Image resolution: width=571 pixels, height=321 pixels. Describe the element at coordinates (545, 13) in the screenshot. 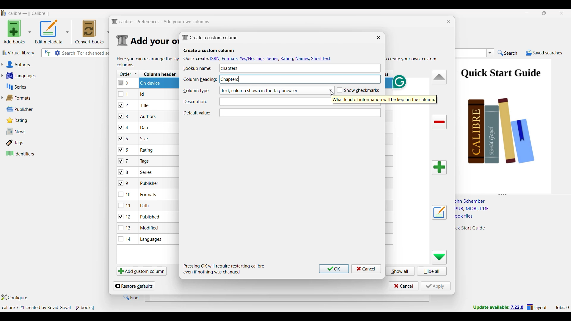

I see `Show interface in a smaller tab` at that location.